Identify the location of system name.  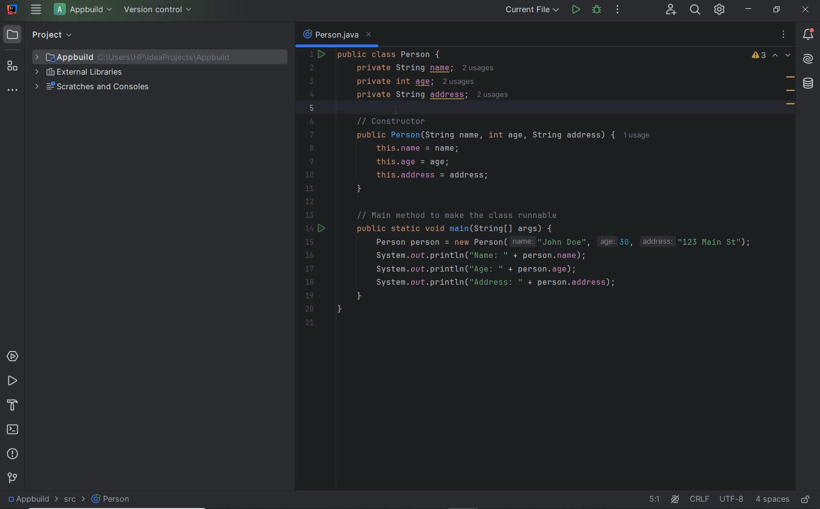
(13, 9).